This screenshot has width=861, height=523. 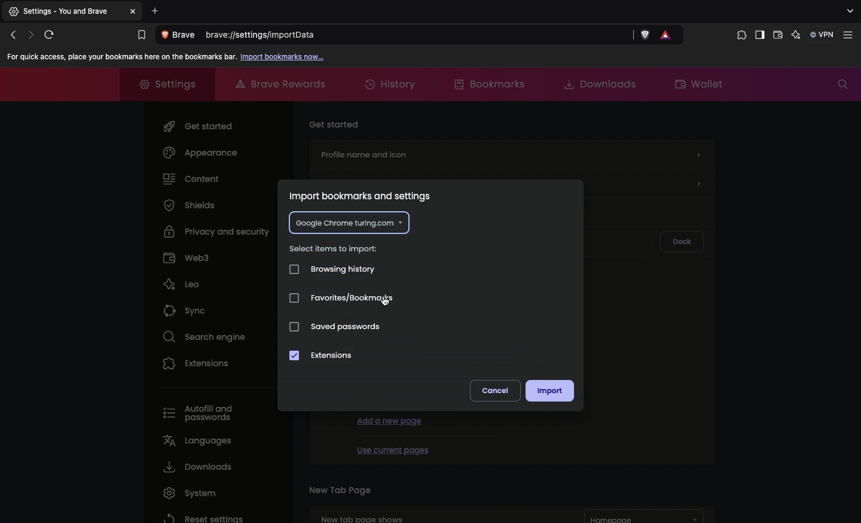 What do you see at coordinates (850, 35) in the screenshot?
I see `Customize and control brave` at bounding box center [850, 35].